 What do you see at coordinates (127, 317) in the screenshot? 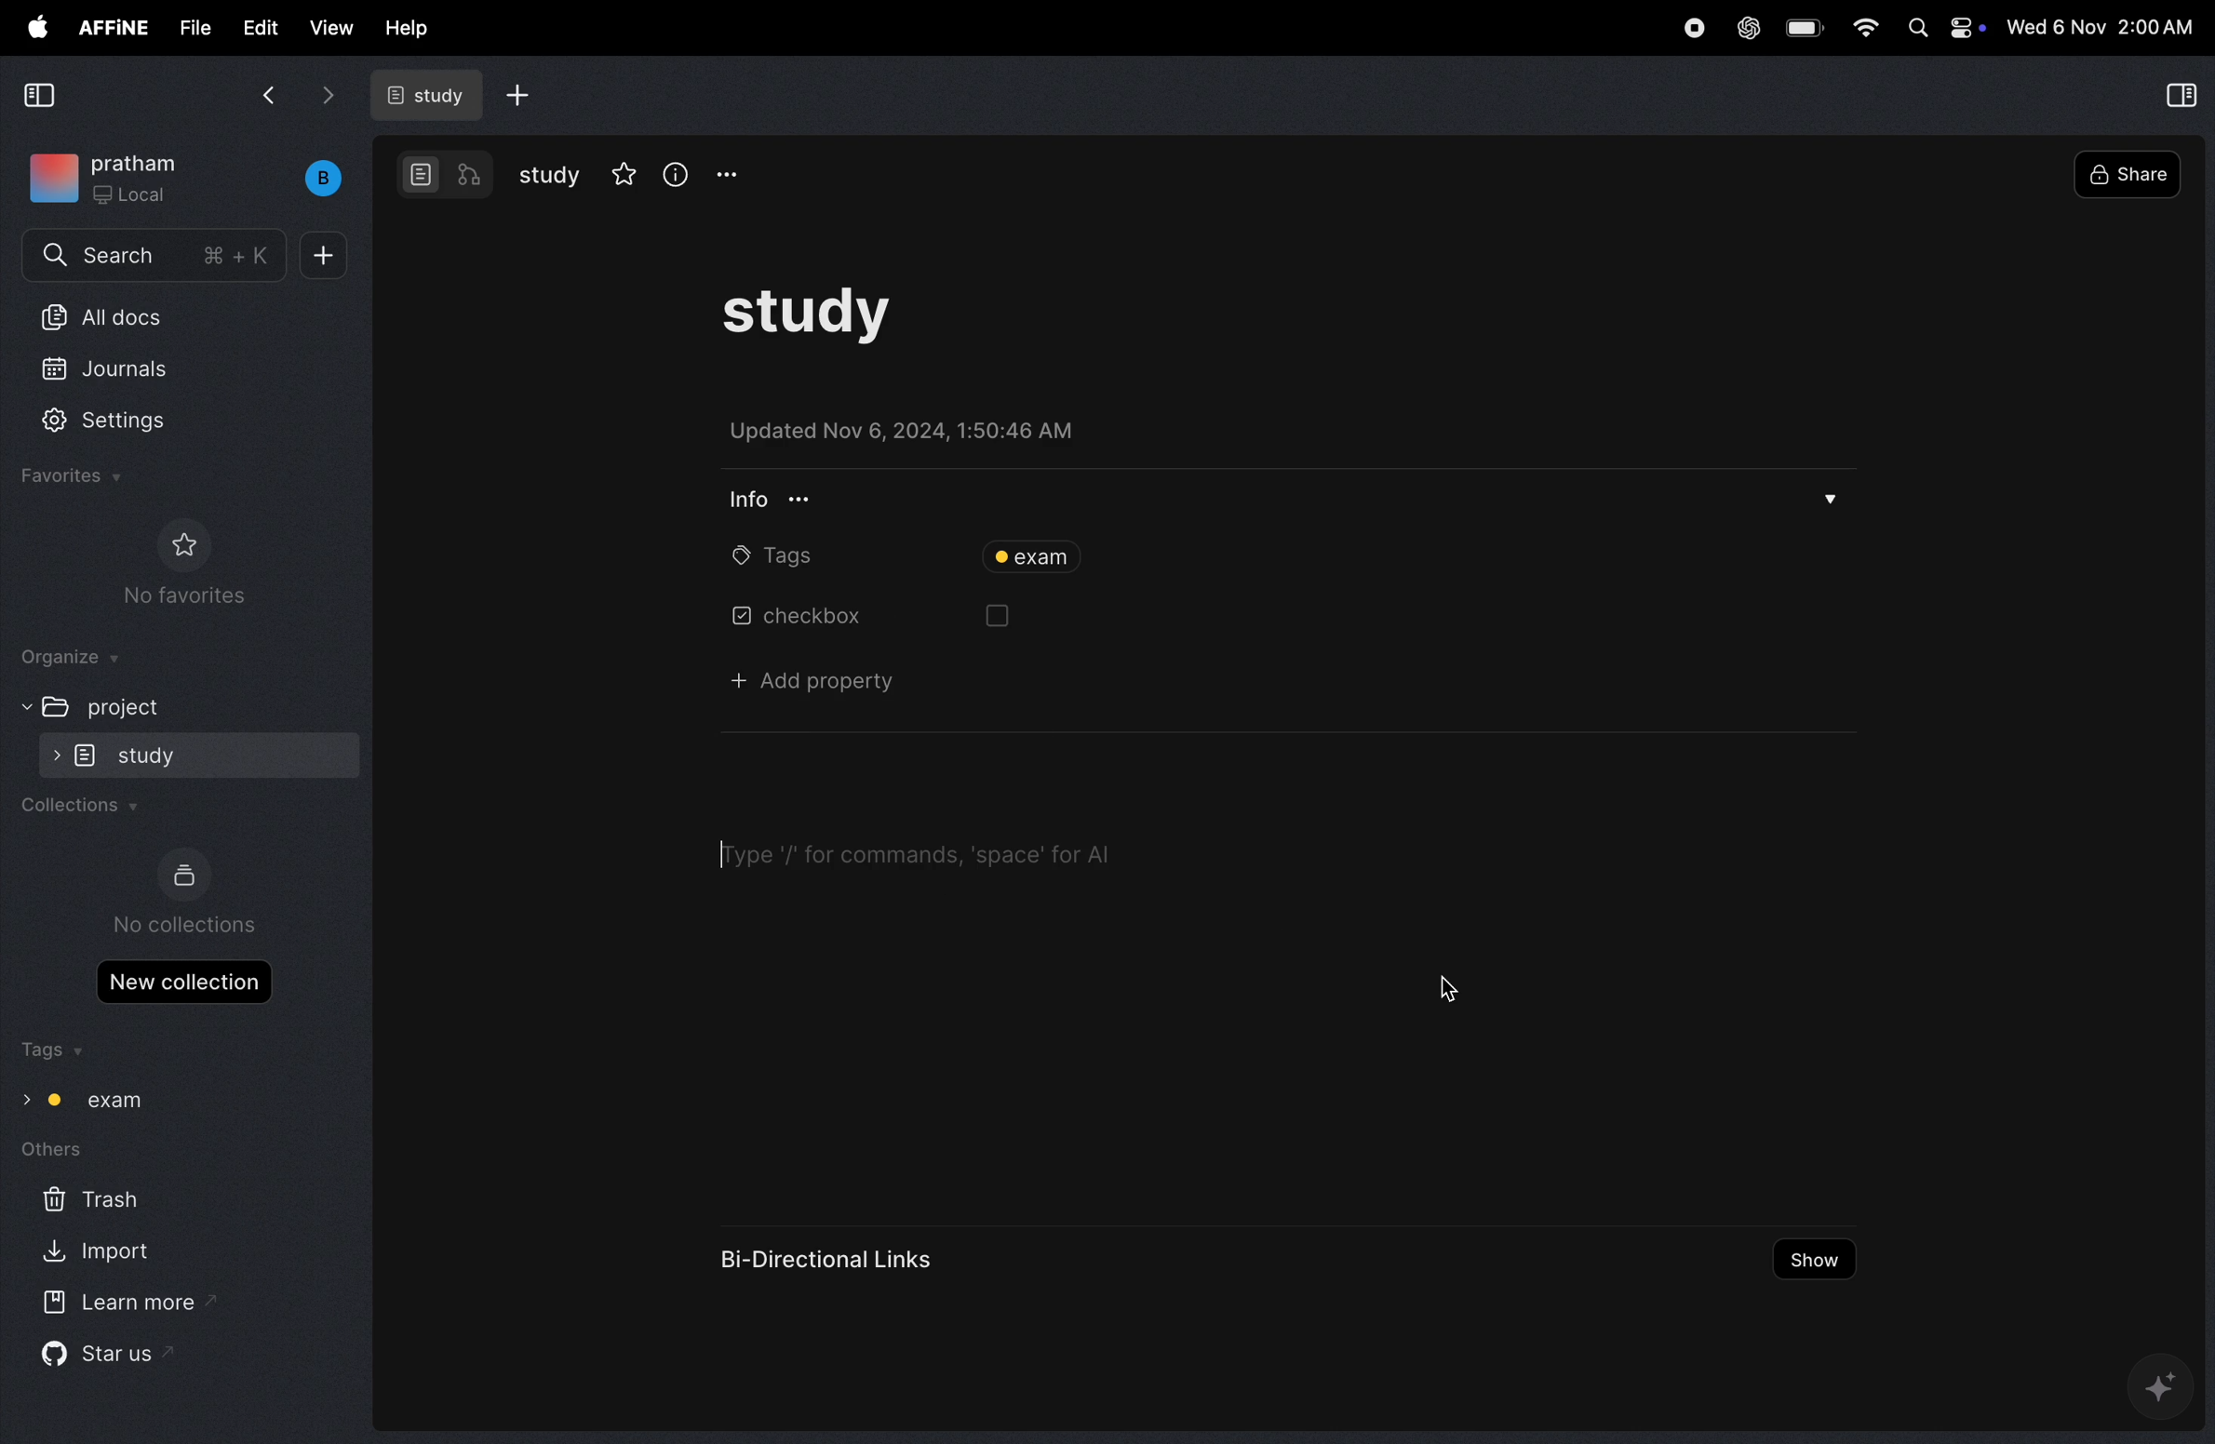
I see `All docs` at bounding box center [127, 317].